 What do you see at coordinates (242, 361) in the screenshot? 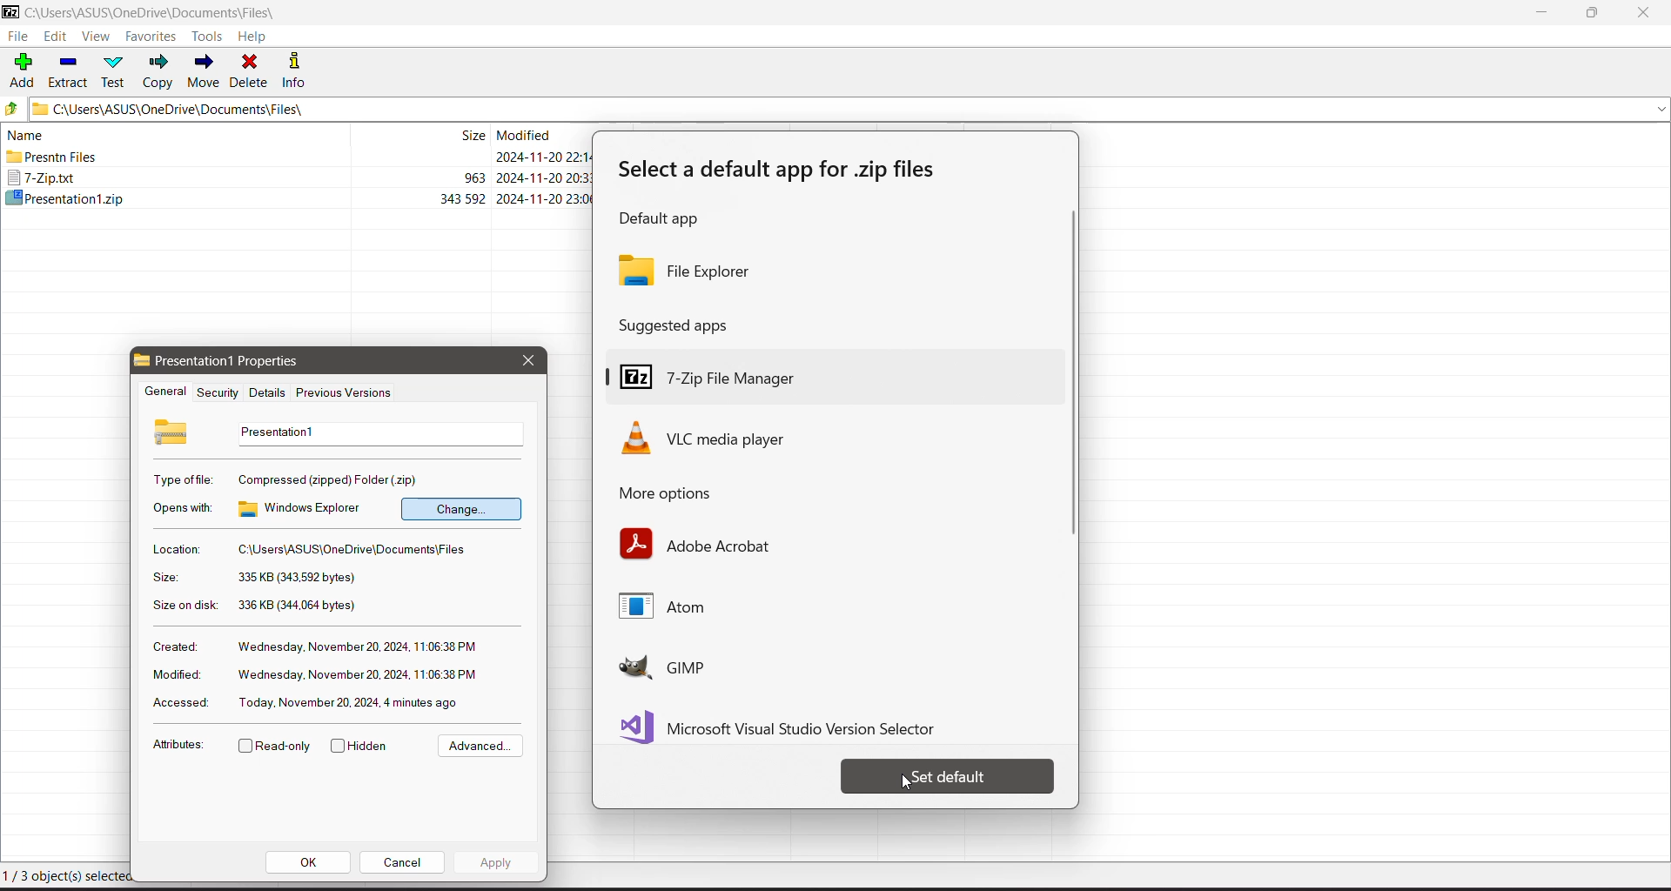
I see `Selected File properties` at bounding box center [242, 361].